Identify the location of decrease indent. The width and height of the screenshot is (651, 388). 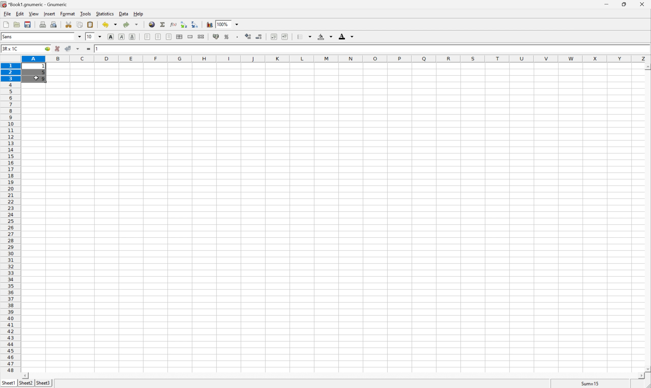
(274, 37).